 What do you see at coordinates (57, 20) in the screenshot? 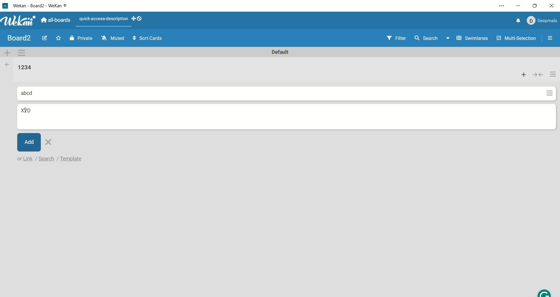
I see `all boards` at bounding box center [57, 20].